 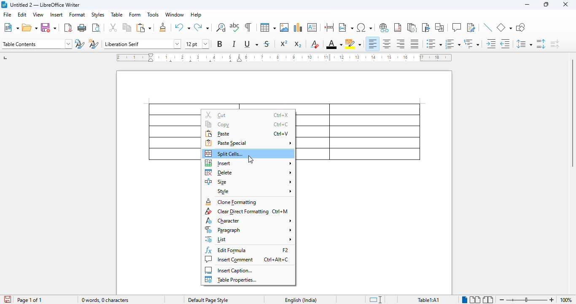 What do you see at coordinates (527, 300) in the screenshot?
I see `` at bounding box center [527, 300].